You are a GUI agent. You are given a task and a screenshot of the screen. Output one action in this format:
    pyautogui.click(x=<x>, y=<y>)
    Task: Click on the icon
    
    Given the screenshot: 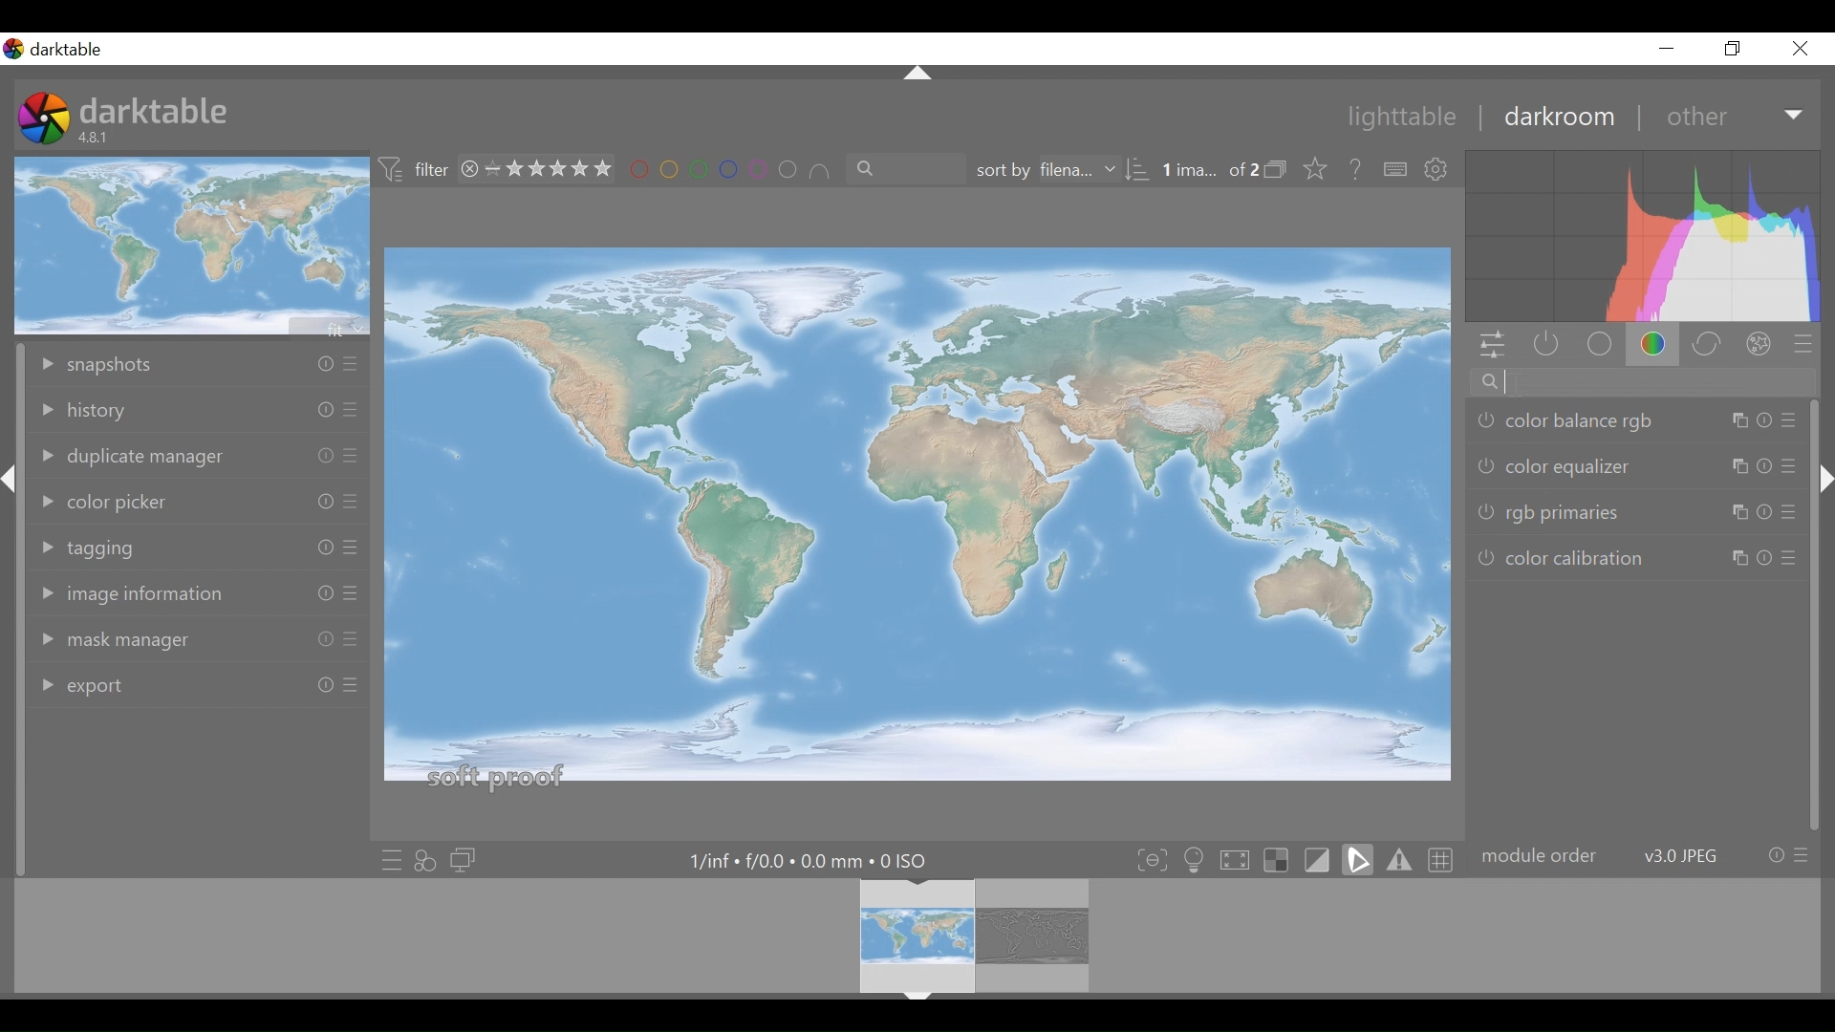 What is the action you would take?
    pyautogui.click(x=392, y=169)
    